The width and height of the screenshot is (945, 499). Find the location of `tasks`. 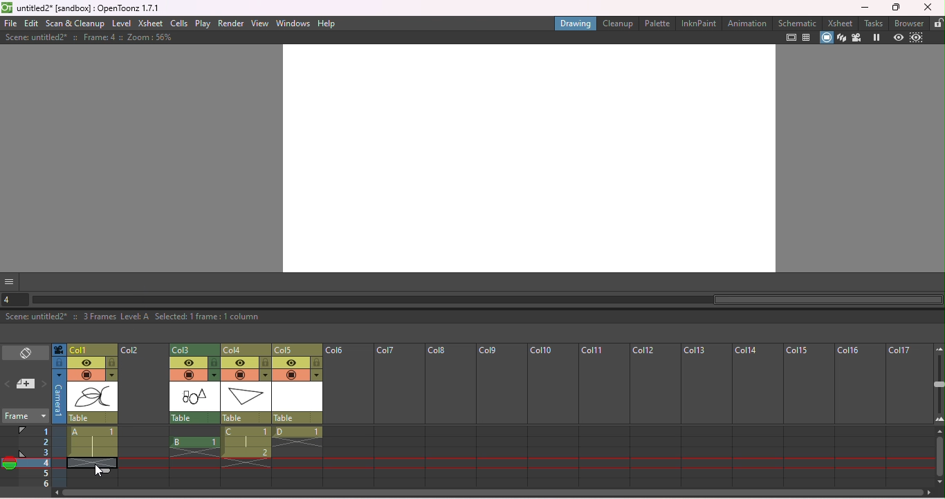

tasks is located at coordinates (875, 23).